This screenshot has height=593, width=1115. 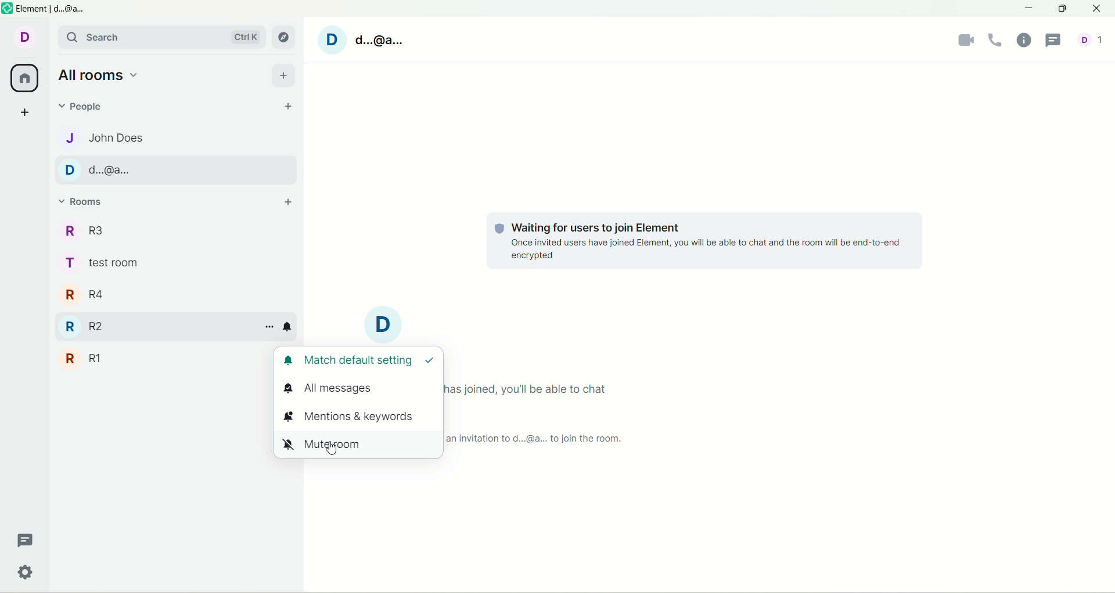 I want to click on cursor, so click(x=332, y=453).